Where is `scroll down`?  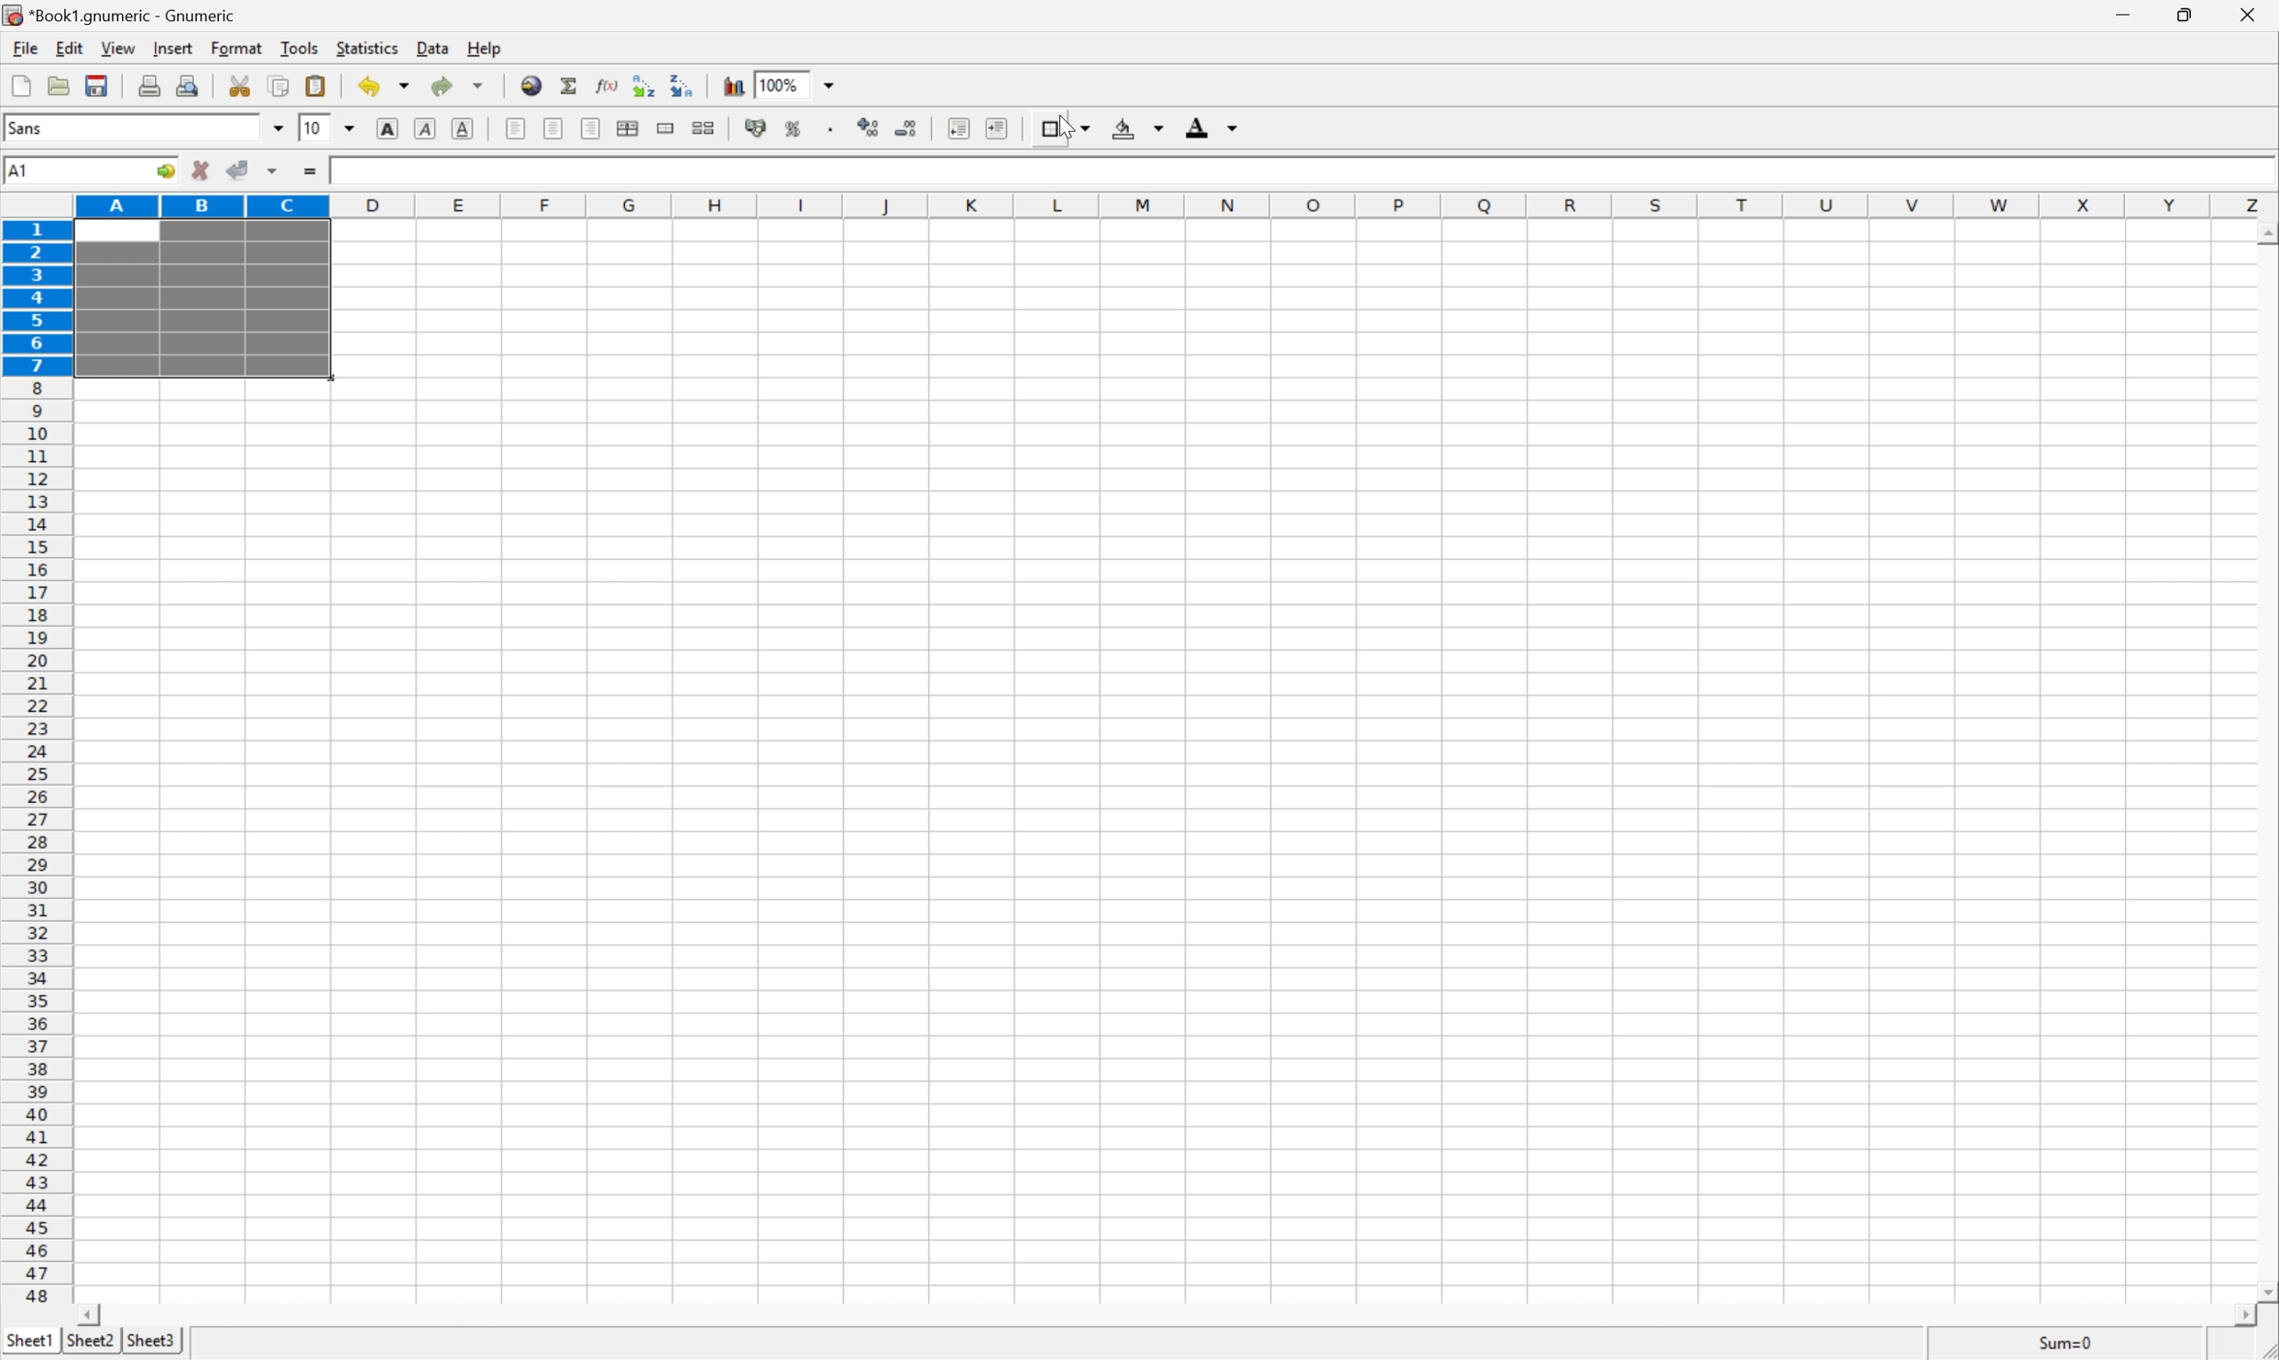 scroll down is located at coordinates (2264, 1294).